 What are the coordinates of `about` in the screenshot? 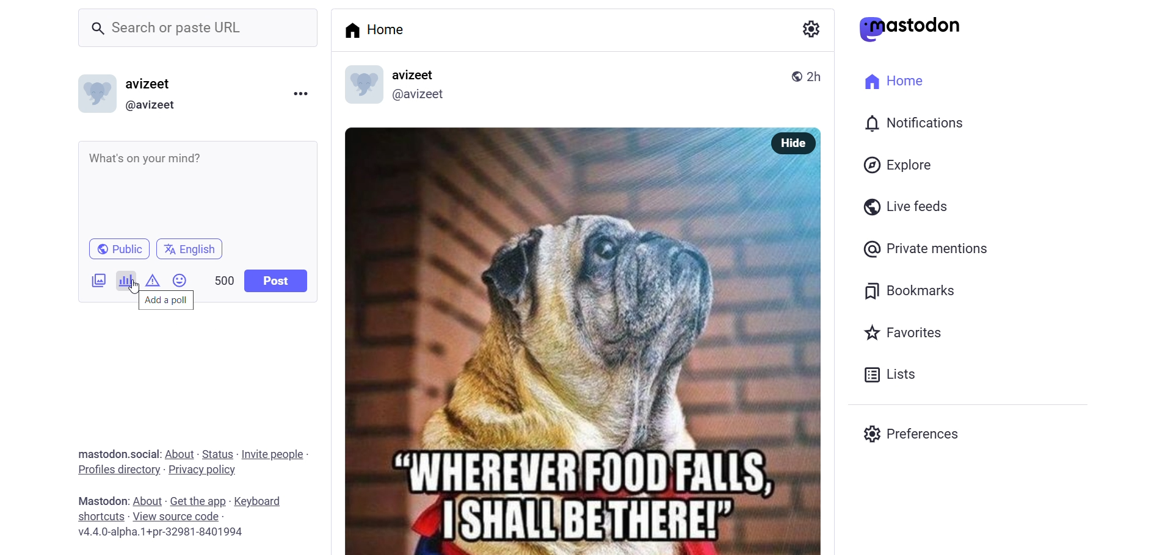 It's located at (146, 501).